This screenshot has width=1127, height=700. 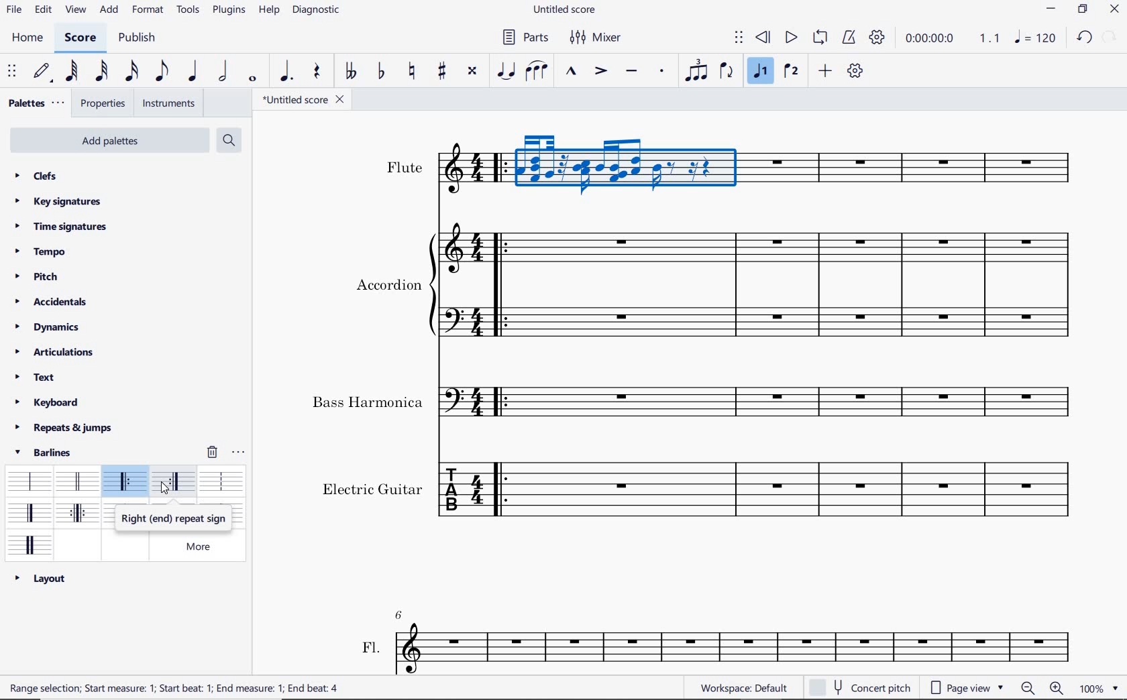 What do you see at coordinates (35, 276) in the screenshot?
I see `pitch` at bounding box center [35, 276].